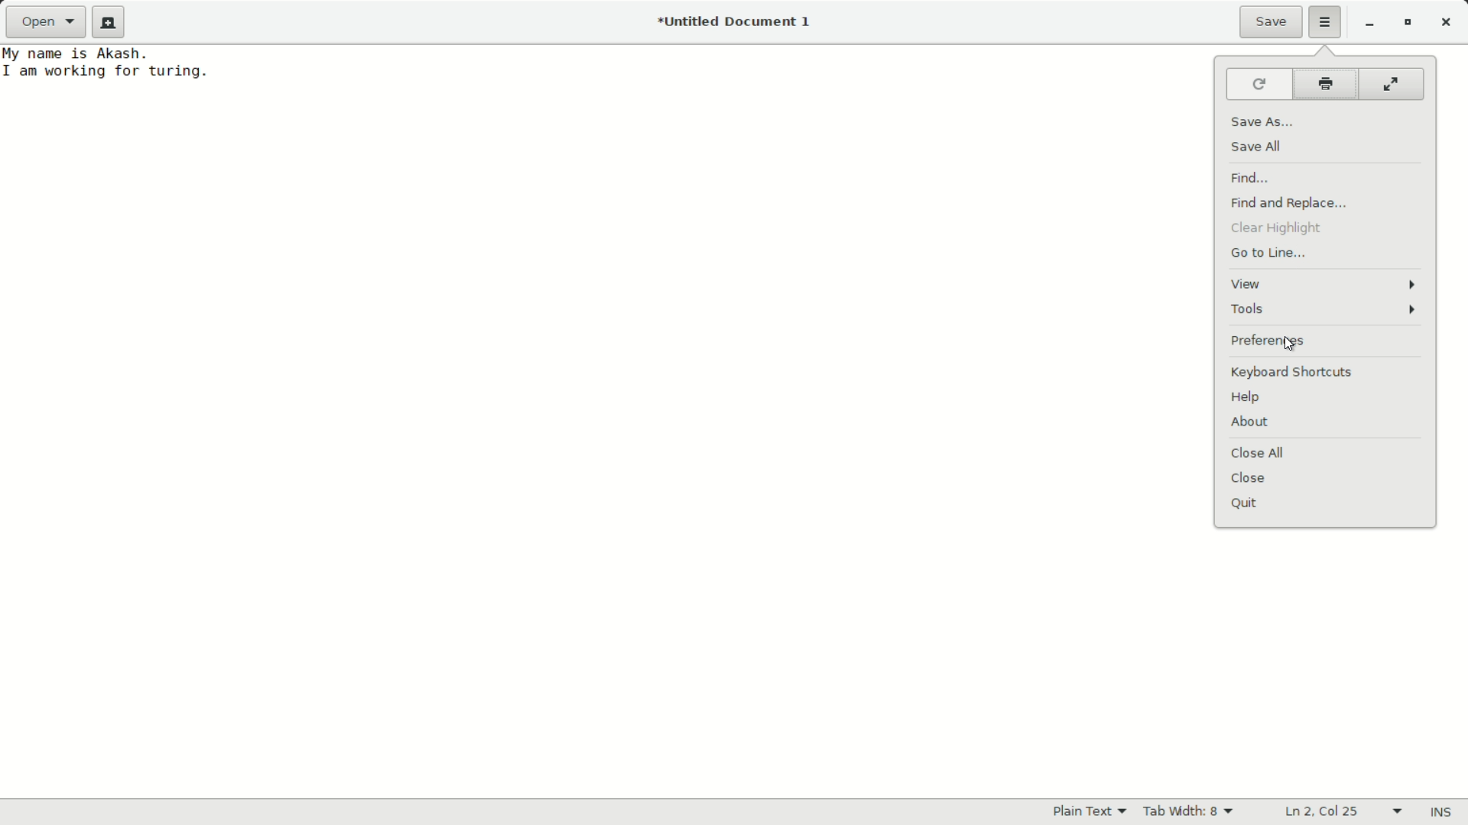 This screenshot has width=1468, height=825. I want to click on tools, so click(1327, 309).